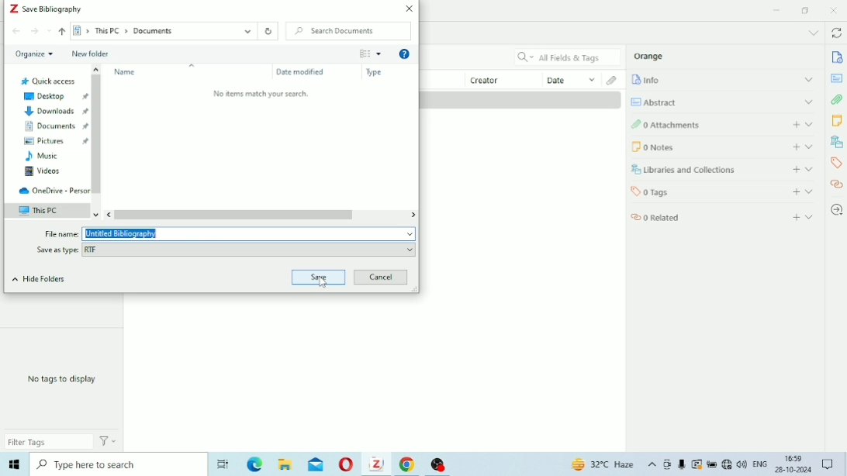  What do you see at coordinates (837, 164) in the screenshot?
I see `Tags` at bounding box center [837, 164].